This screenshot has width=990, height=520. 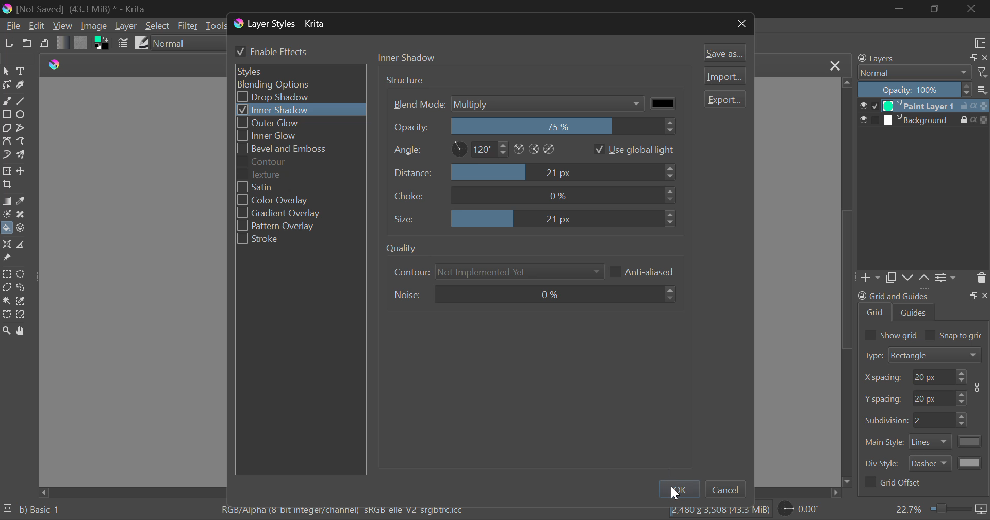 I want to click on Grid Type, so click(x=924, y=356).